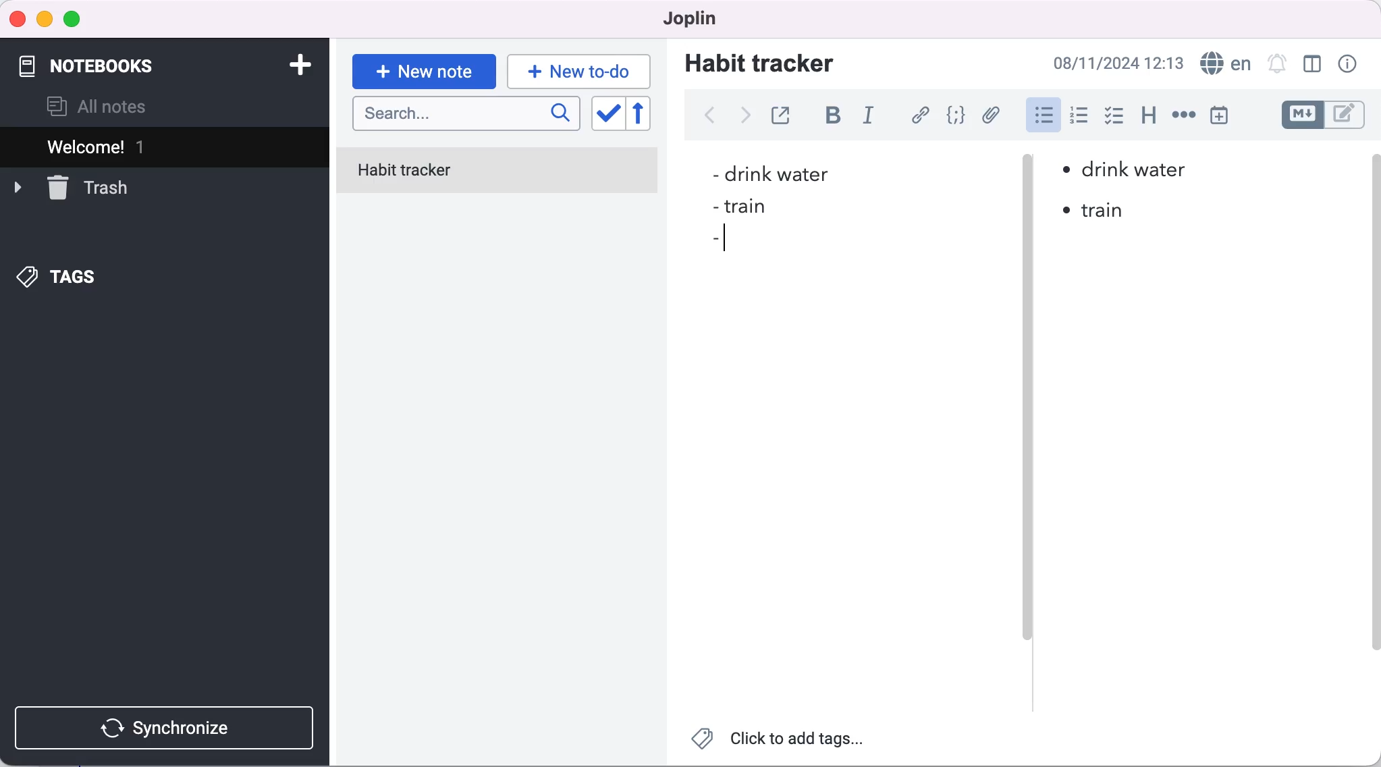 This screenshot has height=767, width=1381. Describe the element at coordinates (44, 20) in the screenshot. I see `minimize` at that location.